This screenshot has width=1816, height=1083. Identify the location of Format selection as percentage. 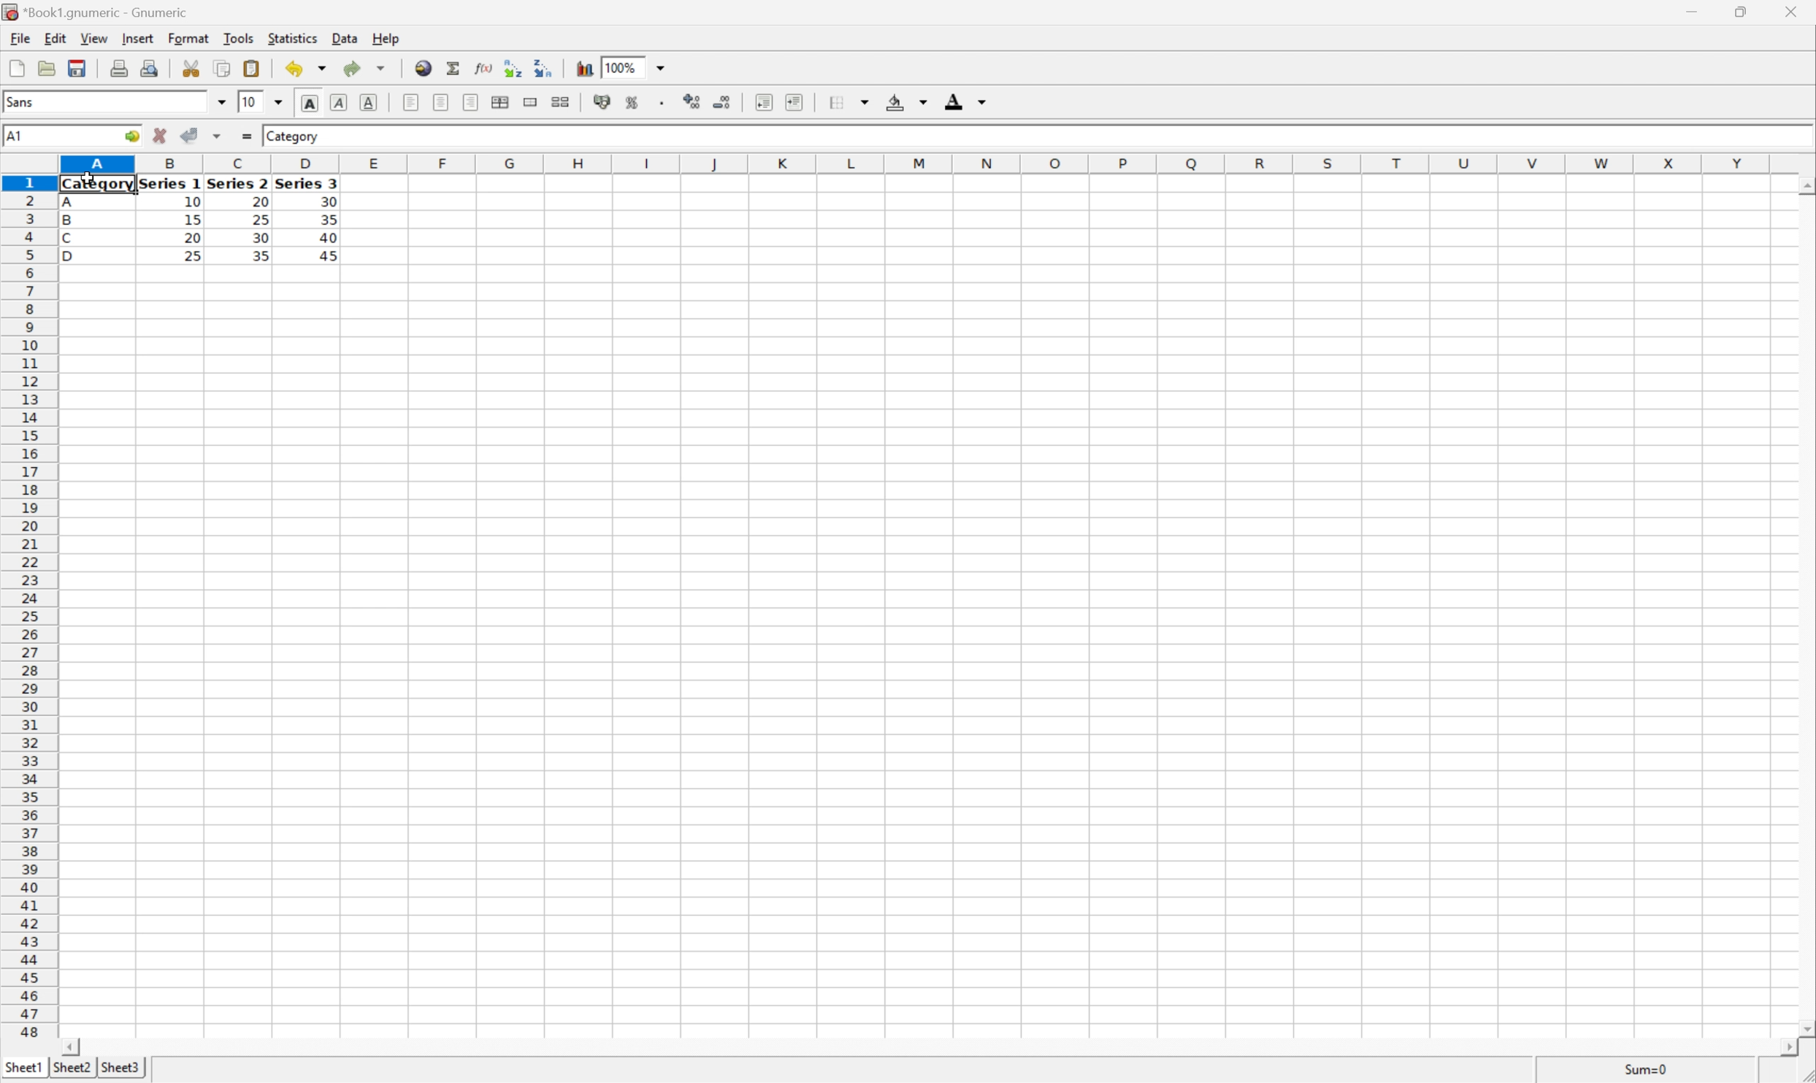
(632, 103).